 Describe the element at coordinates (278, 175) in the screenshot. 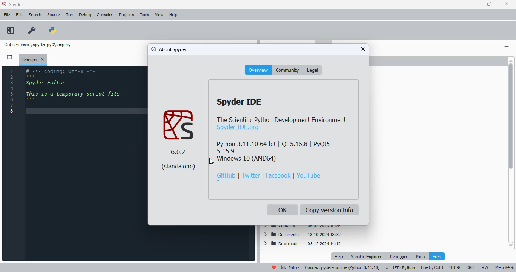

I see `facebook` at that location.